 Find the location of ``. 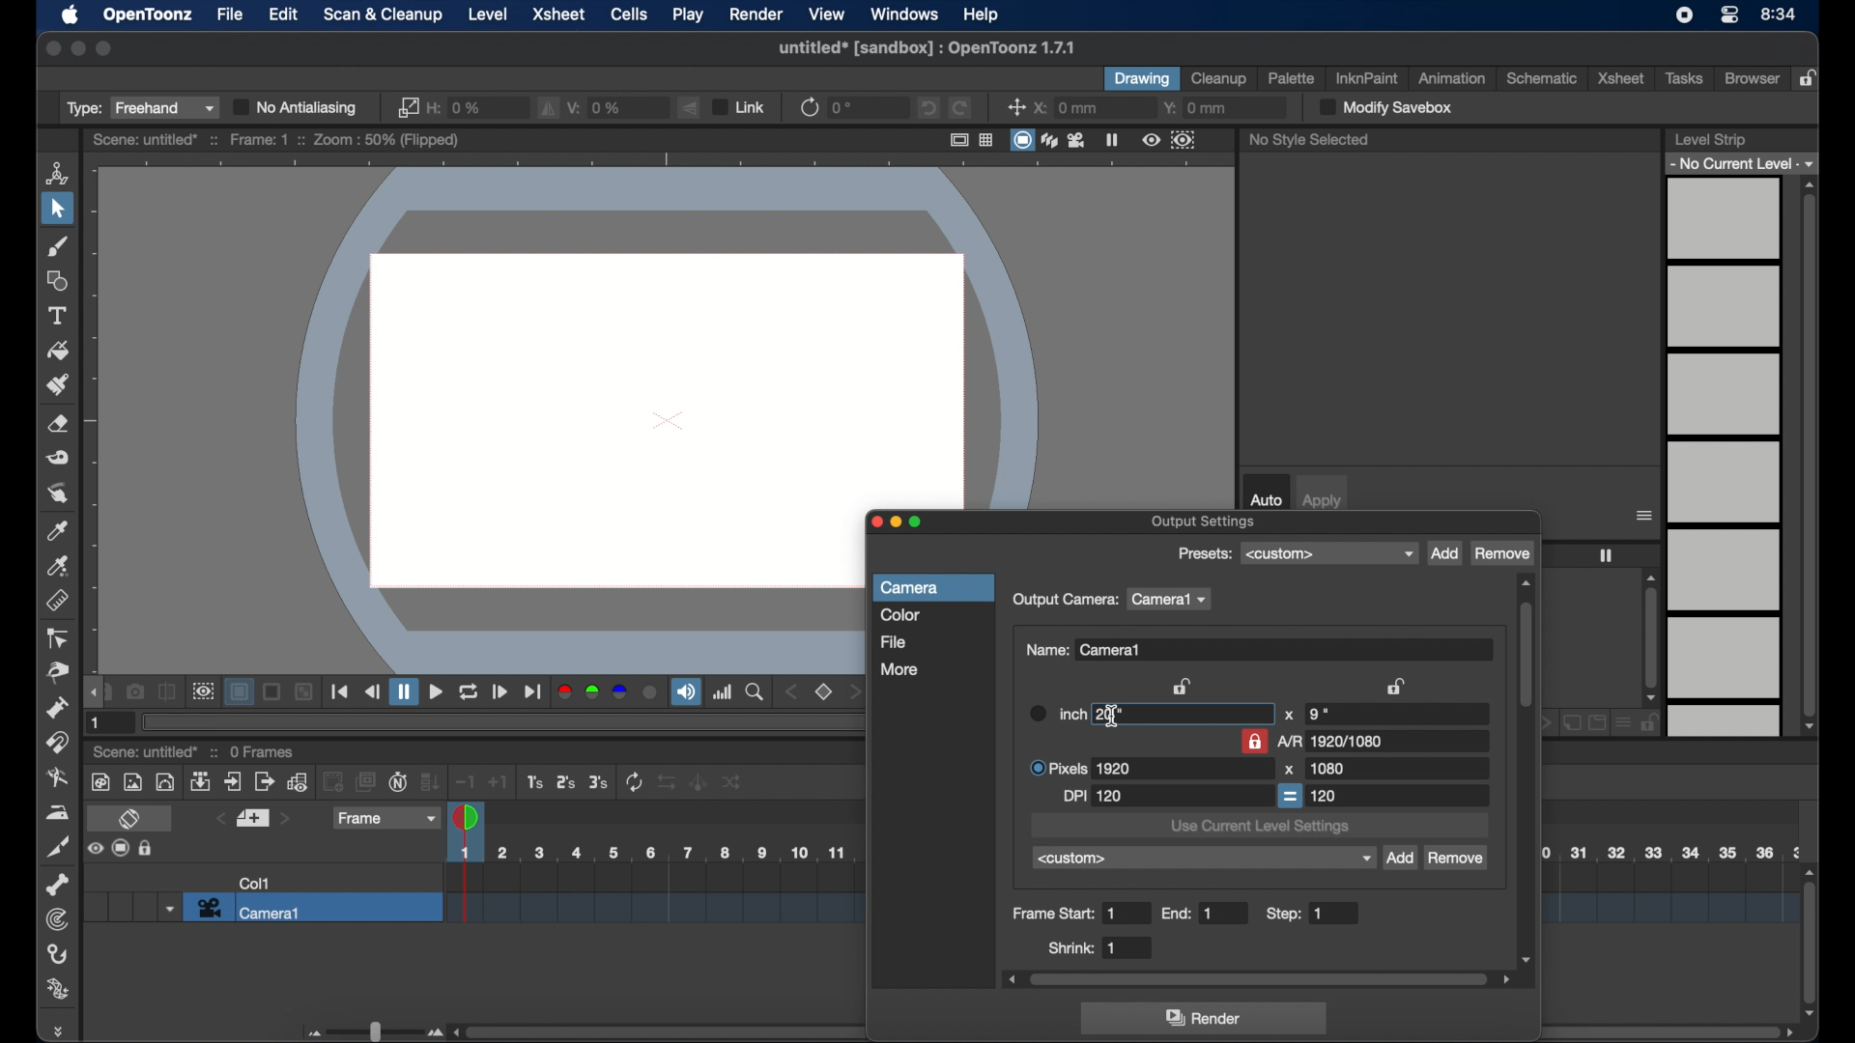

 is located at coordinates (1204, 553).